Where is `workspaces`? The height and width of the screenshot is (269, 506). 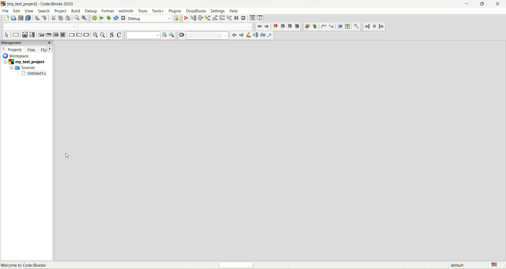 workspaces is located at coordinates (17, 56).